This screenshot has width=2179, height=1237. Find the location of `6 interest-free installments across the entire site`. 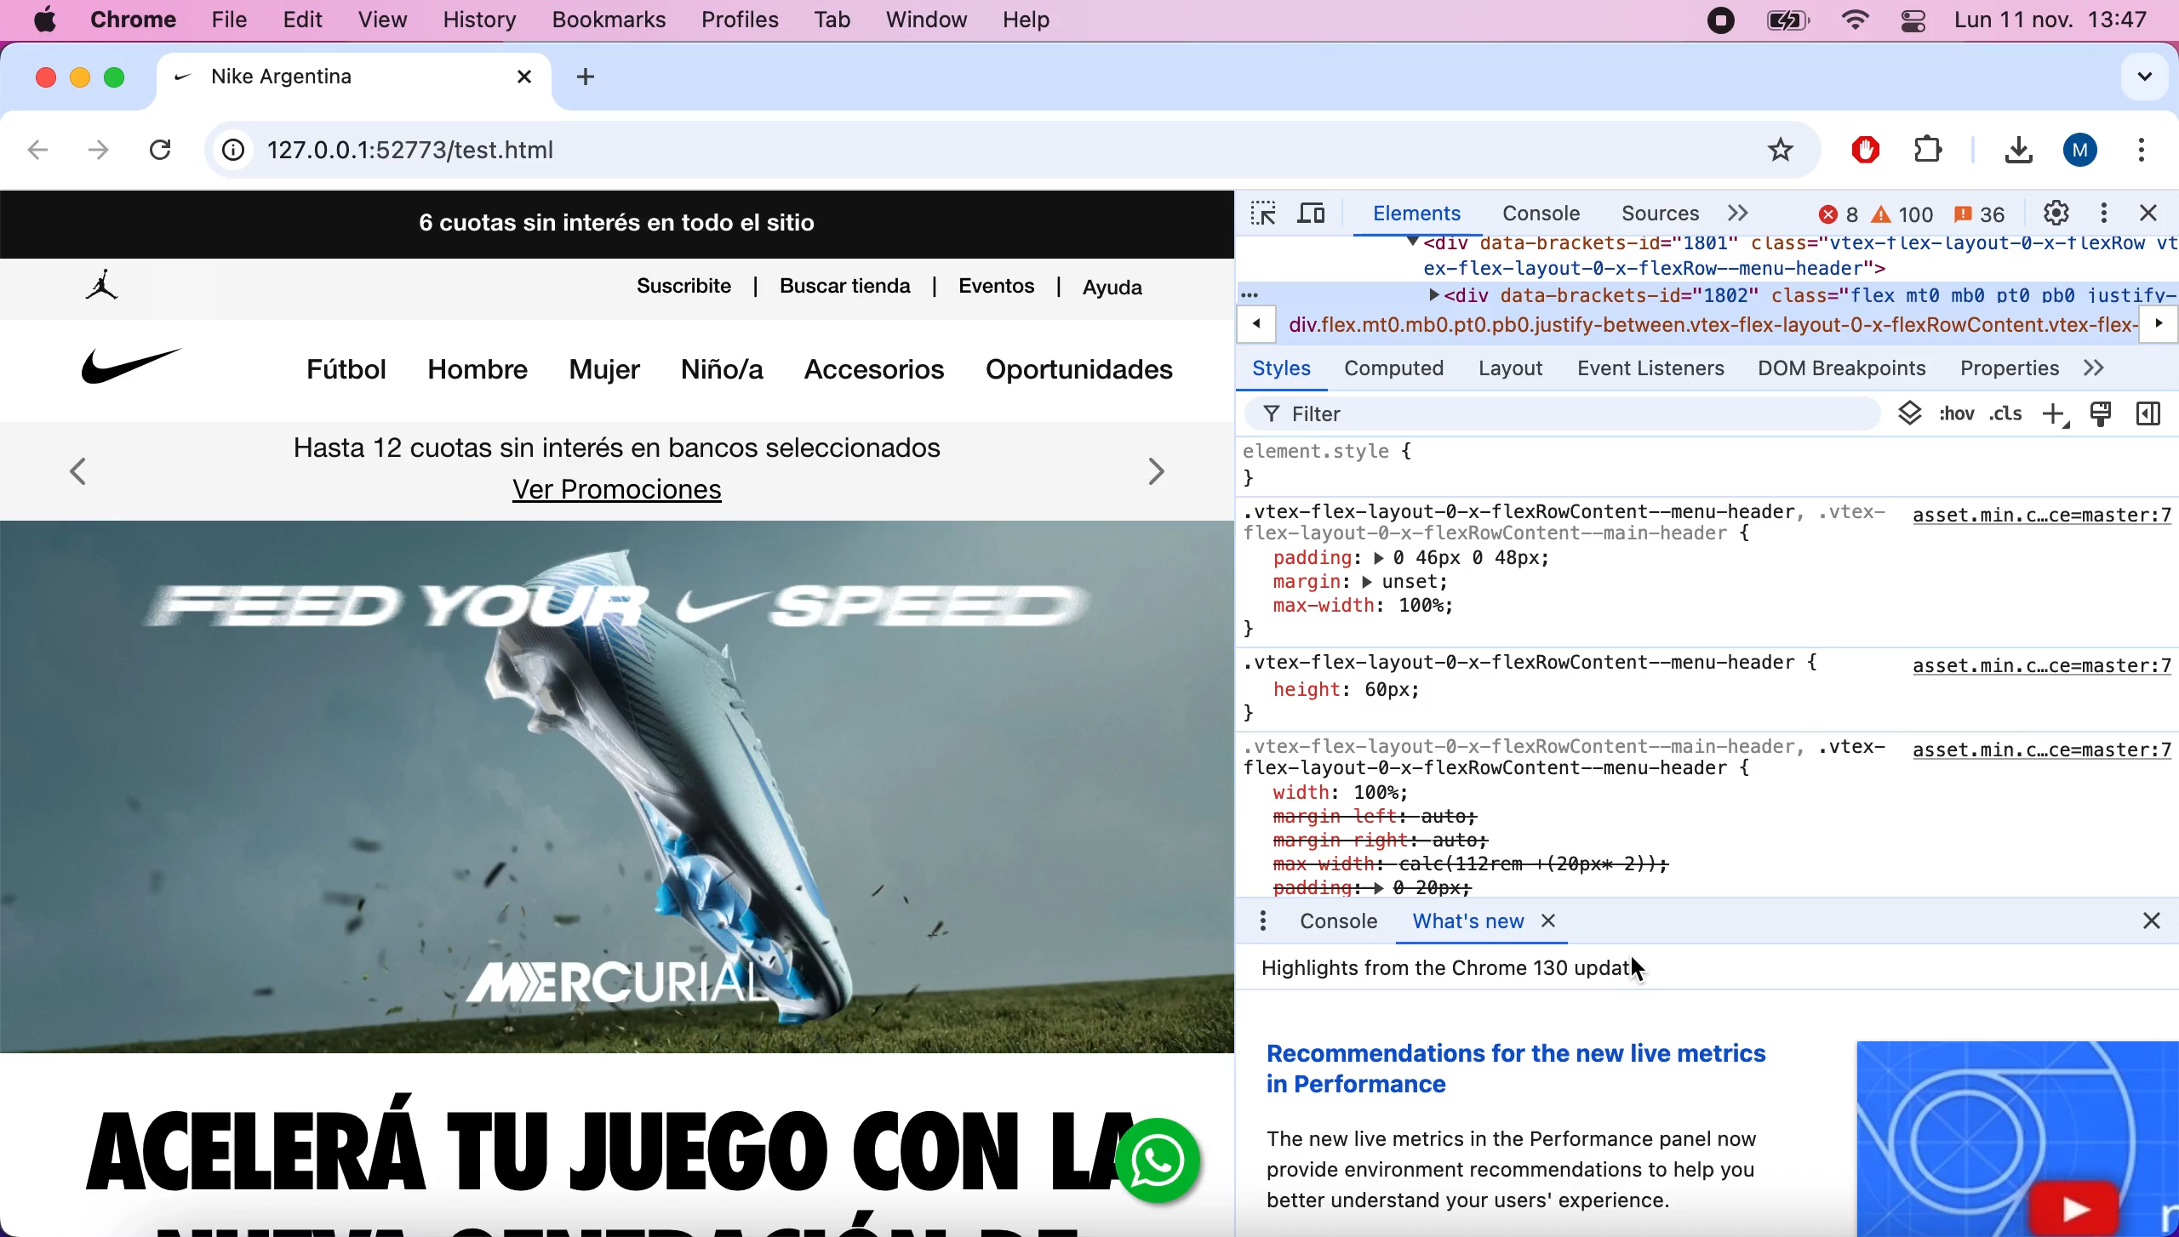

6 interest-free installments across the entire site is located at coordinates (616, 221).